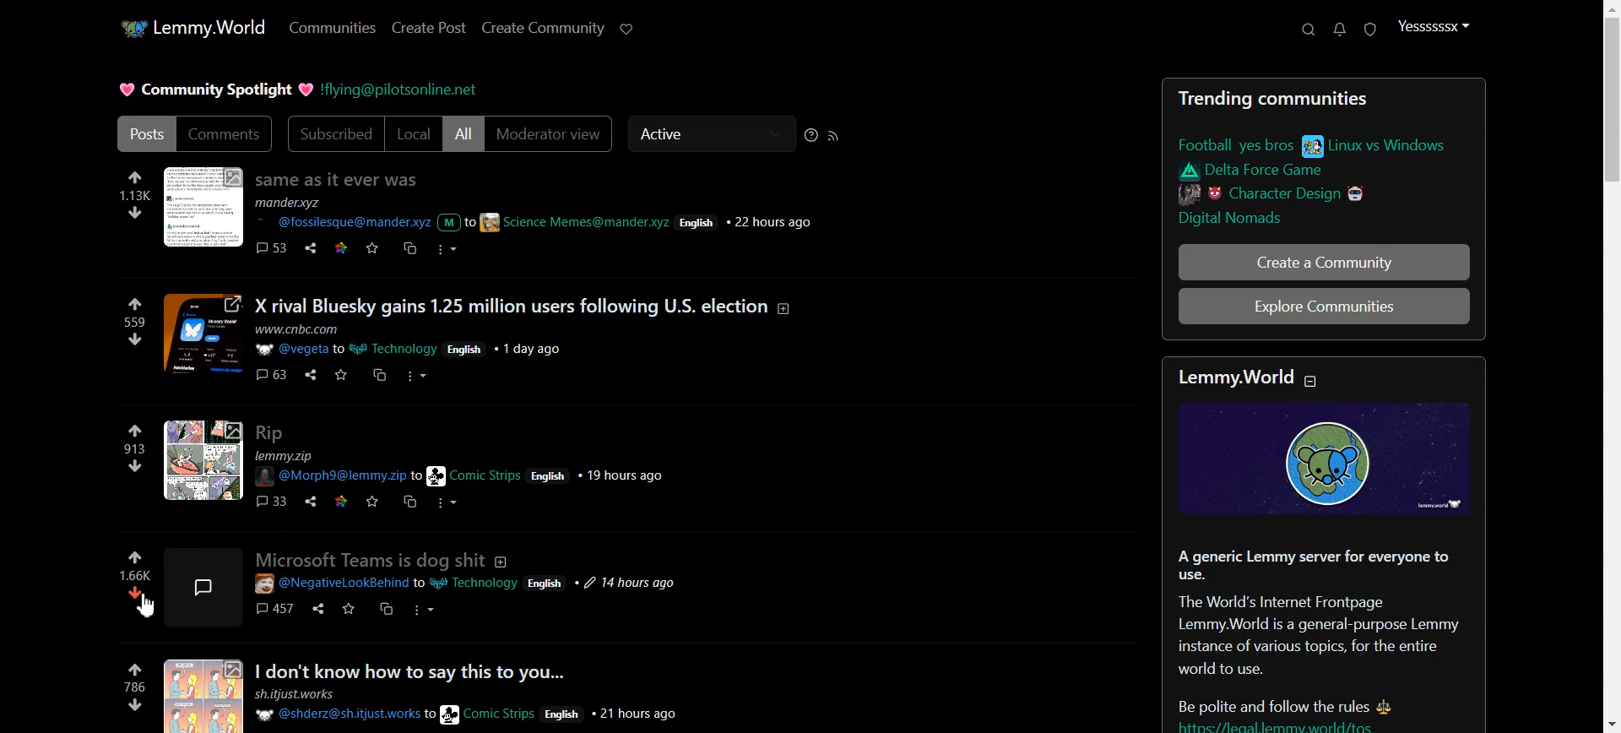 Image resolution: width=1621 pixels, height=733 pixels. I want to click on Create Community, so click(543, 27).